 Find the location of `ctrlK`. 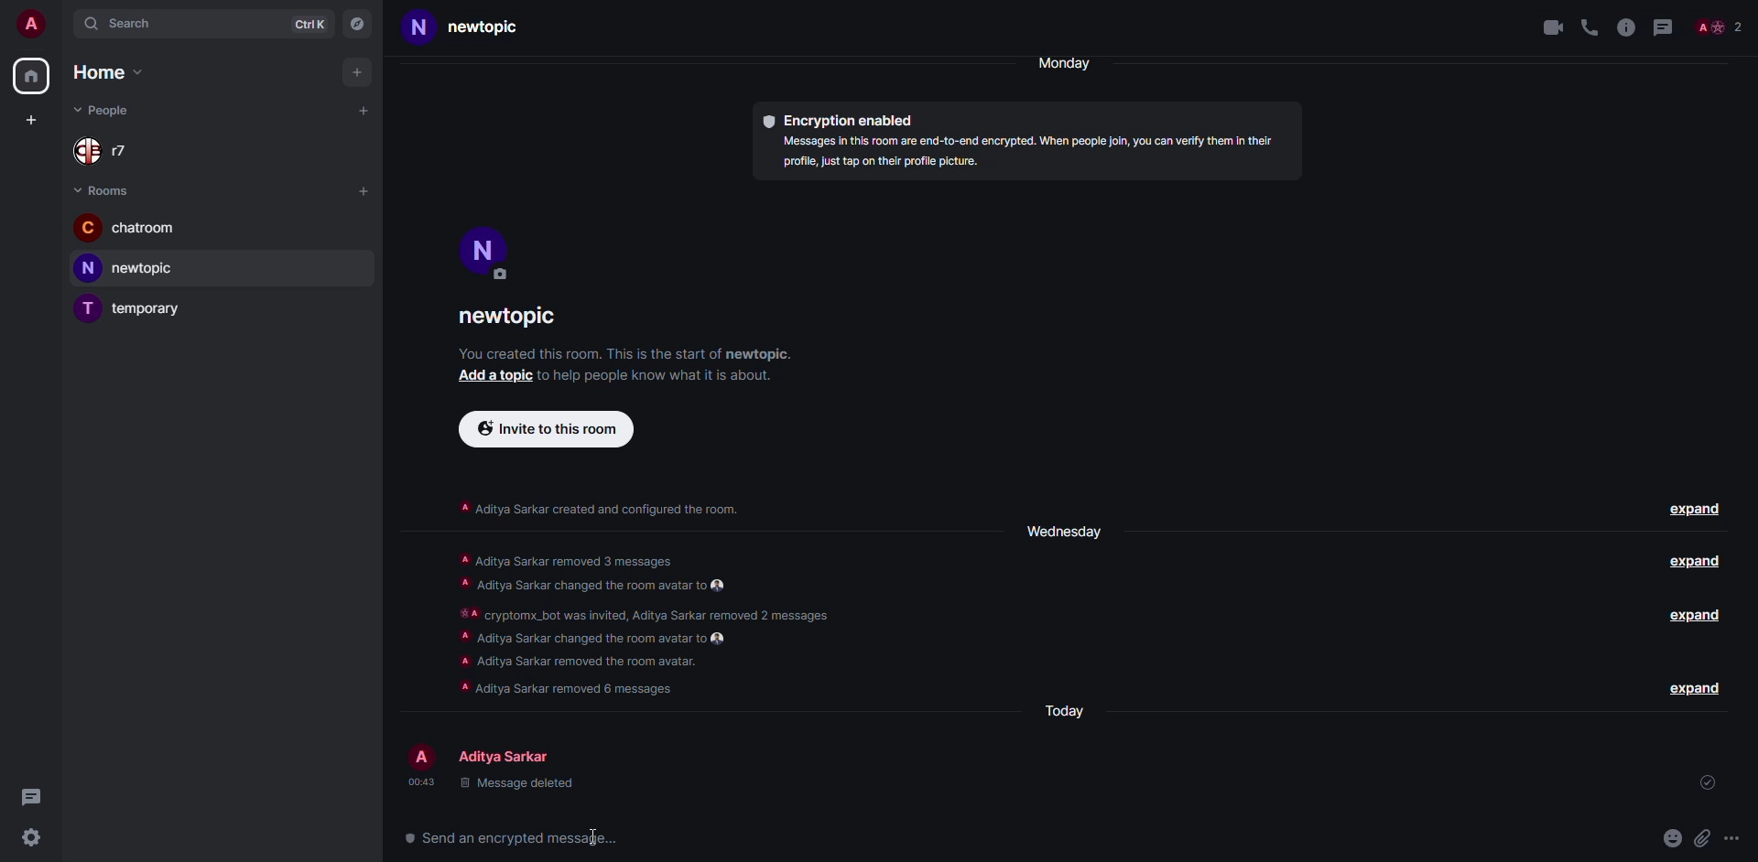

ctrlK is located at coordinates (309, 24).